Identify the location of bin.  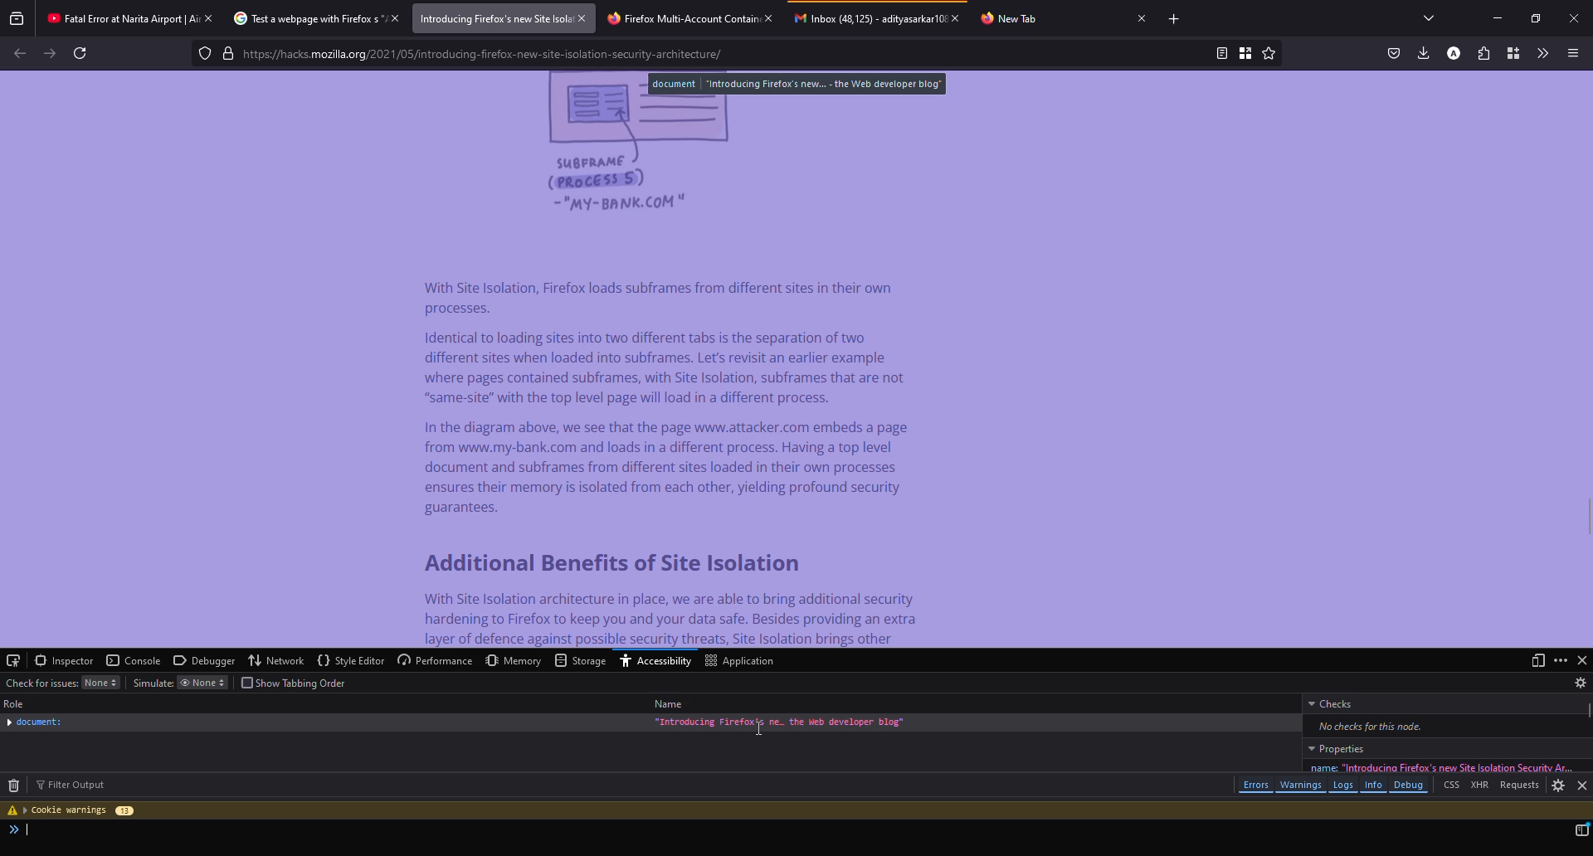
(14, 785).